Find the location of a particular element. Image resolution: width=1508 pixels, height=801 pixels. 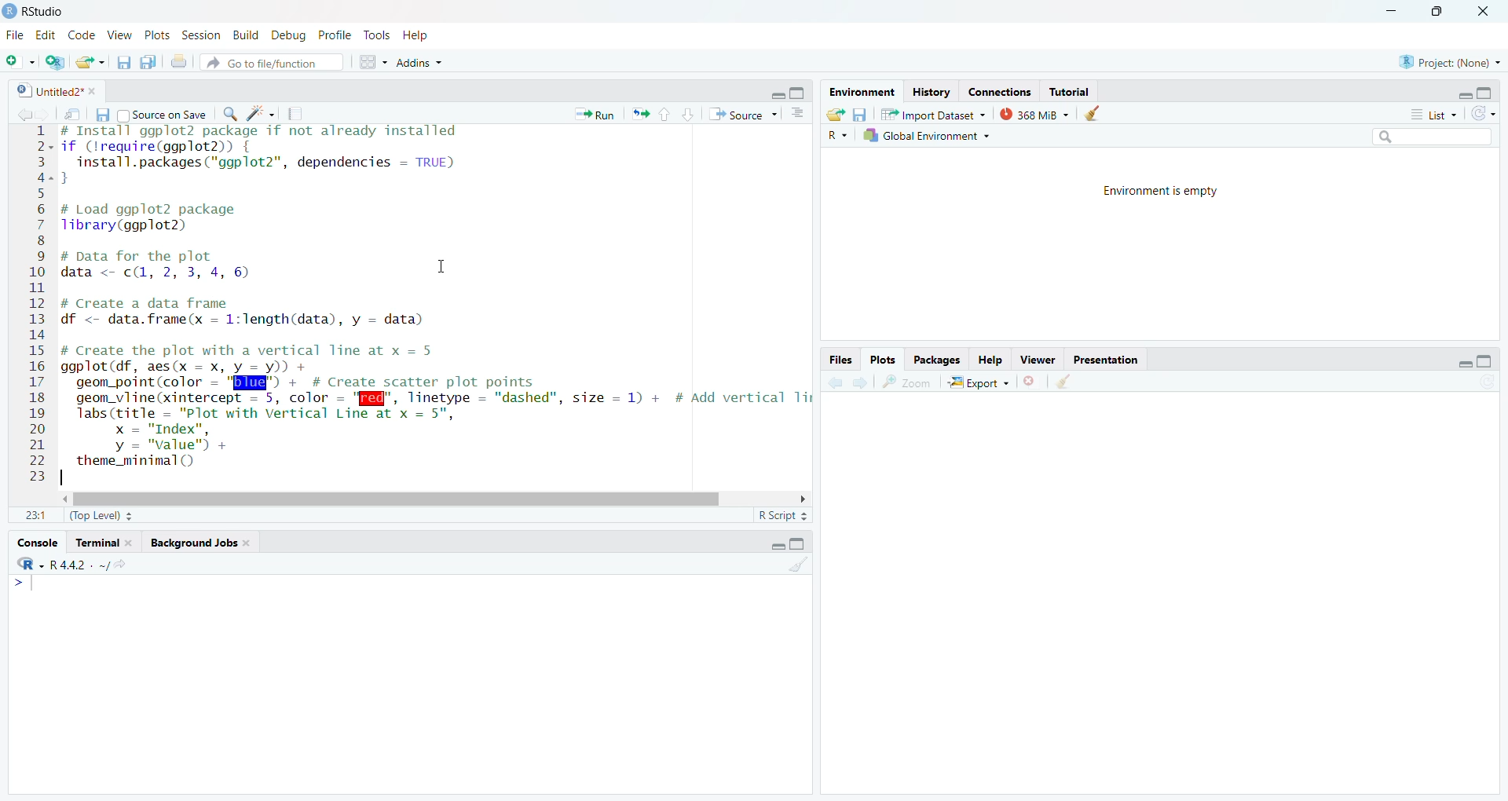

| Export ~ is located at coordinates (980, 384).